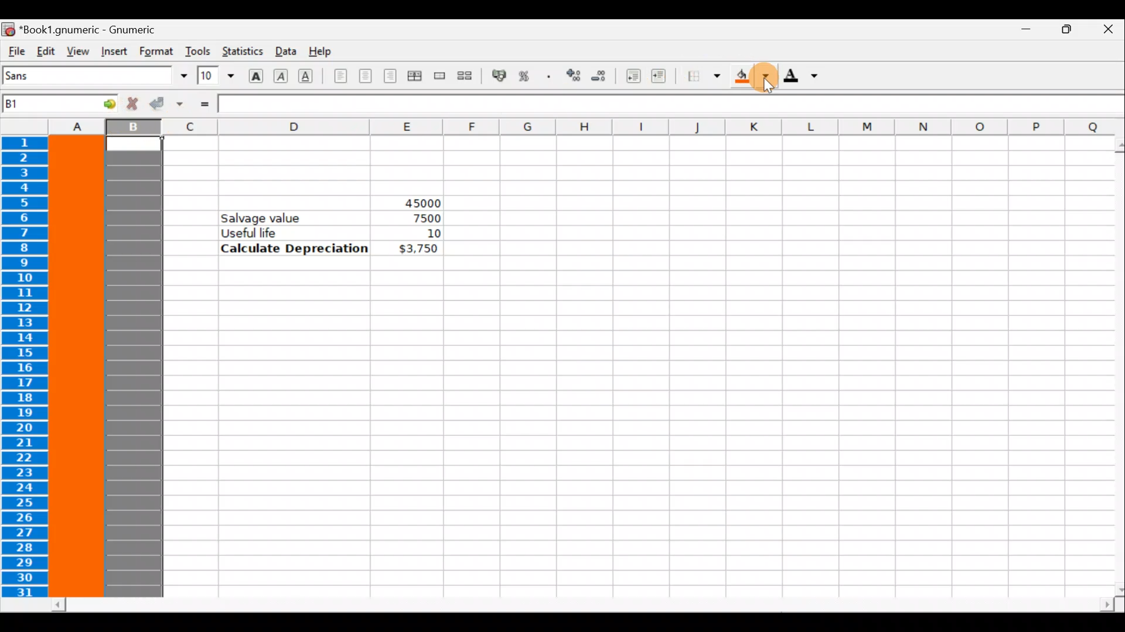 Image resolution: width=1125 pixels, height=632 pixels. Describe the element at coordinates (204, 104) in the screenshot. I see `Enter formula` at that location.